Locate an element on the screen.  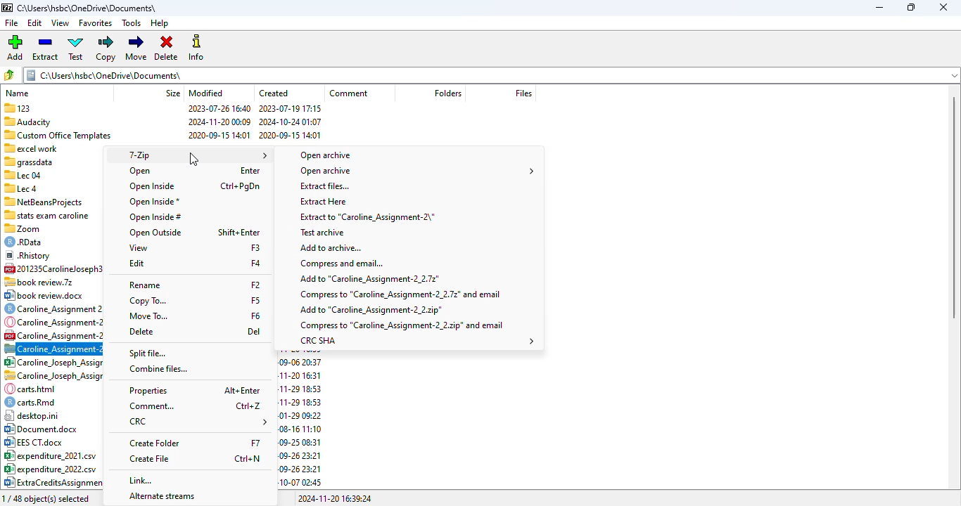
open archive is located at coordinates (326, 155).